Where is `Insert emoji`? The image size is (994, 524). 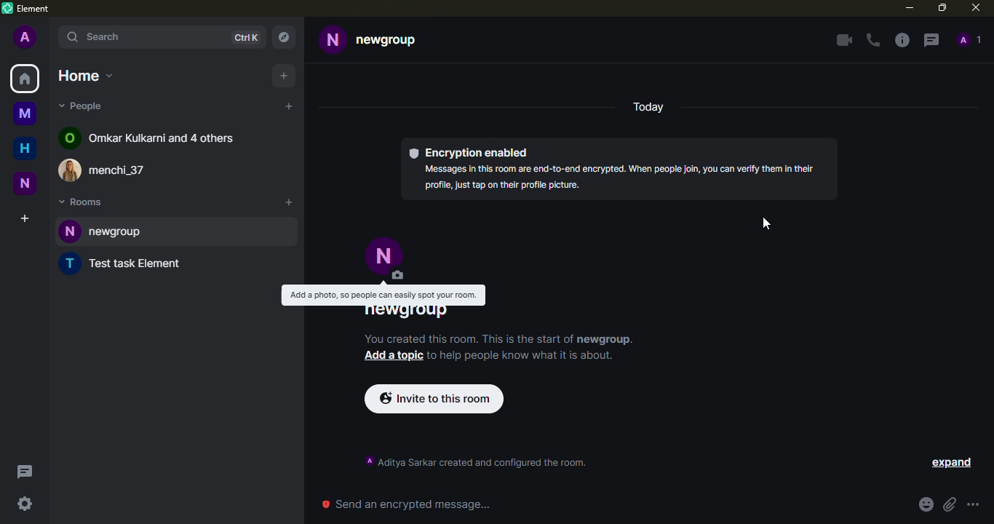 Insert emoji is located at coordinates (926, 504).